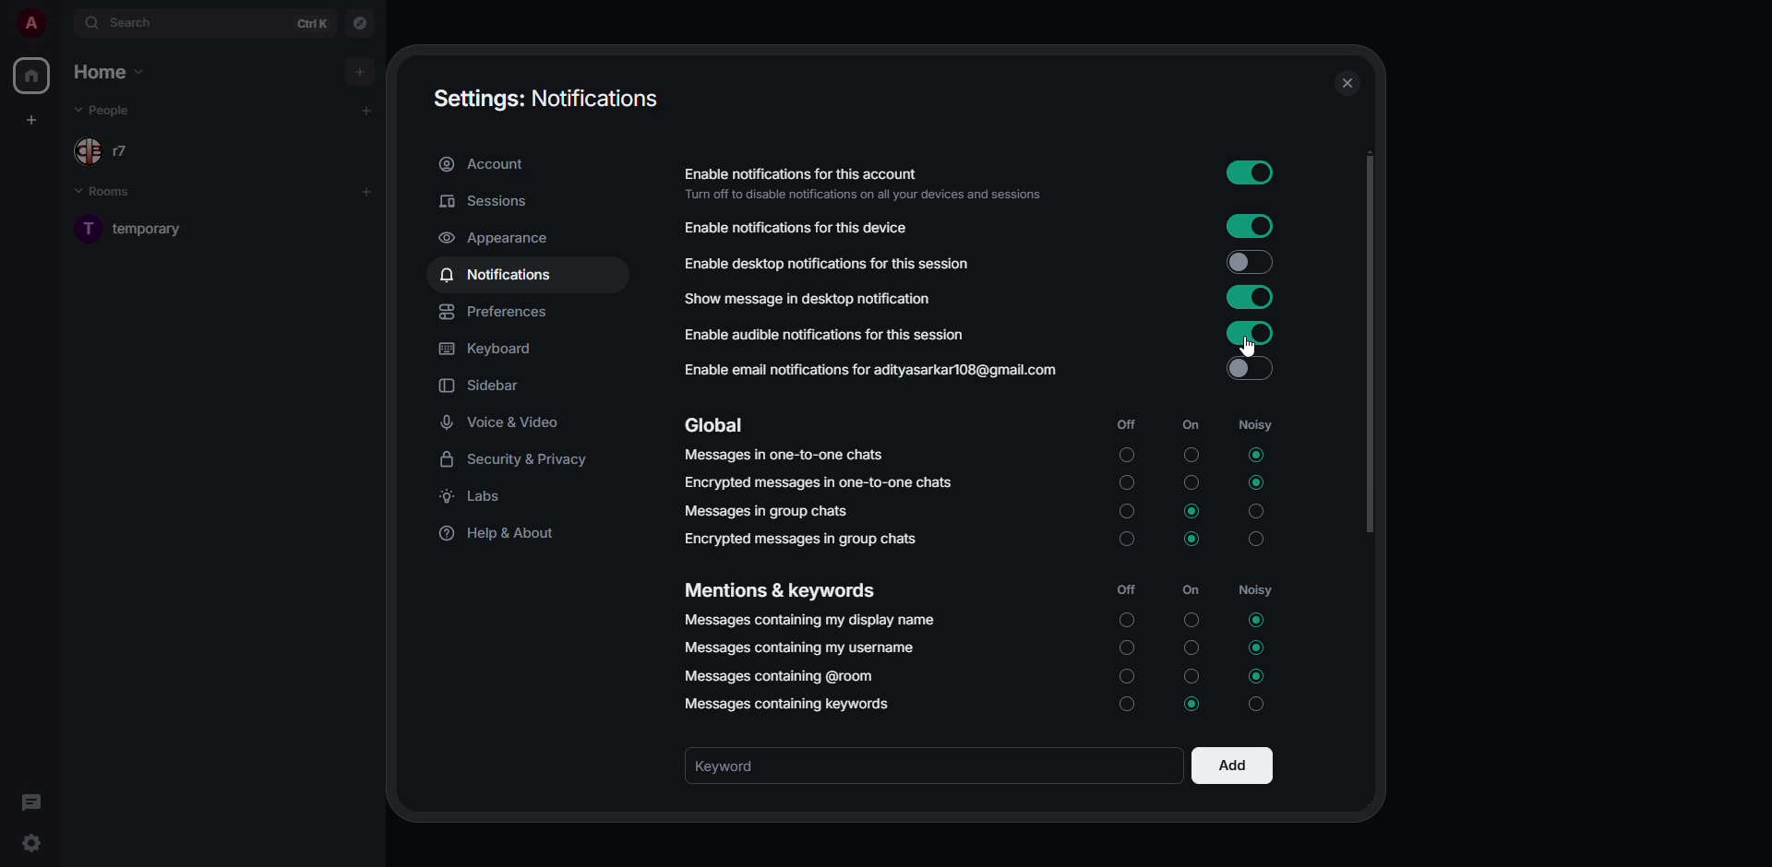 This screenshot has height=867, width=1772. What do you see at coordinates (476, 501) in the screenshot?
I see `labs` at bounding box center [476, 501].